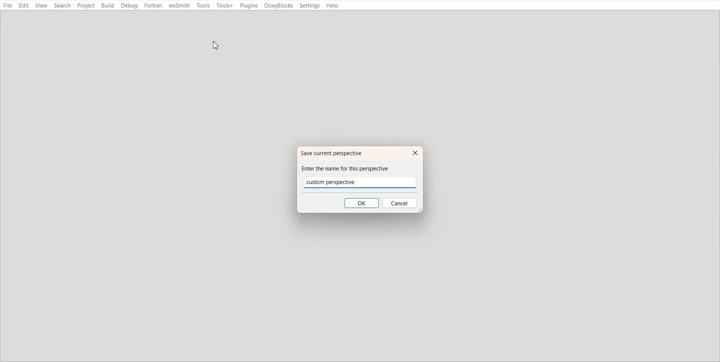 Image resolution: width=720 pixels, height=362 pixels. I want to click on Help, so click(333, 6).